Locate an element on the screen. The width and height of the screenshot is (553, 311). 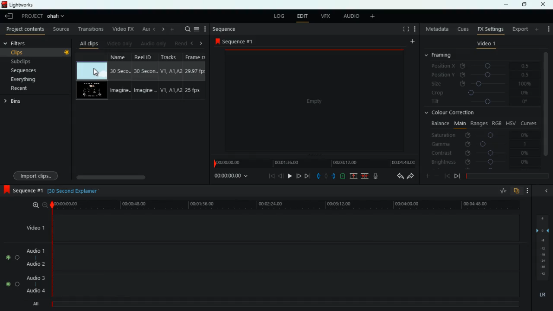
edit is located at coordinates (302, 16).